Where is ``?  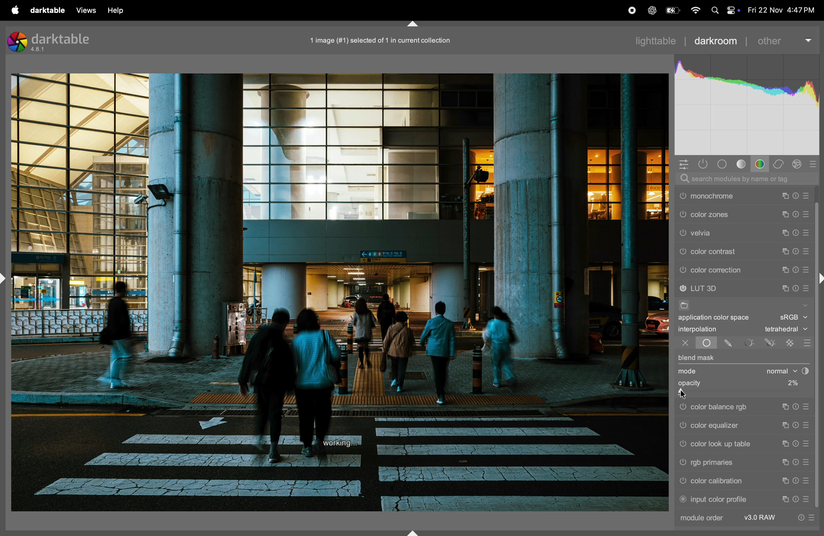  is located at coordinates (683, 444).